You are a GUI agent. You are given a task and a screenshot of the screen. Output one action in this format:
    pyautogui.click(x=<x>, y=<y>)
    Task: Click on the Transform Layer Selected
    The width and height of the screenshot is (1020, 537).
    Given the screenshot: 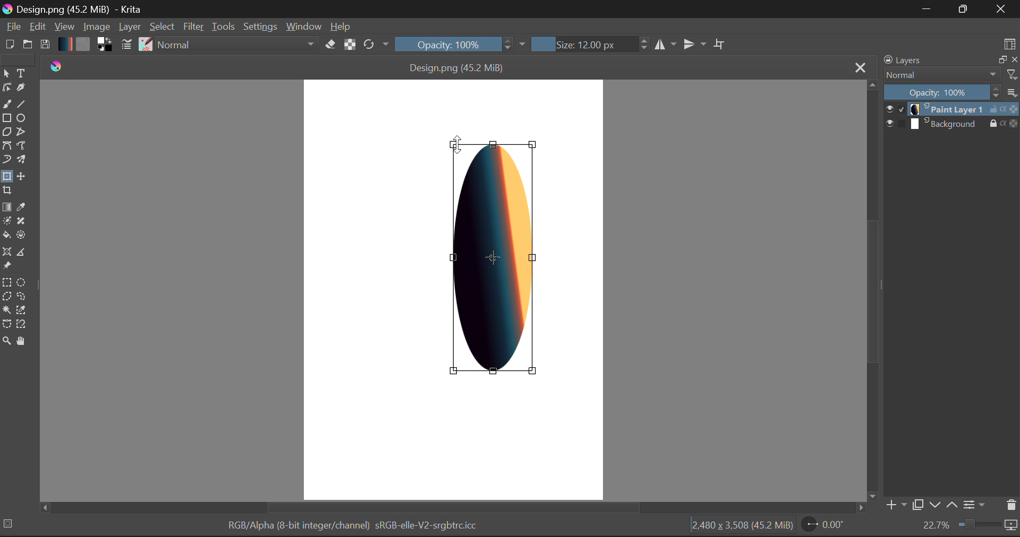 What is the action you would take?
    pyautogui.click(x=6, y=177)
    